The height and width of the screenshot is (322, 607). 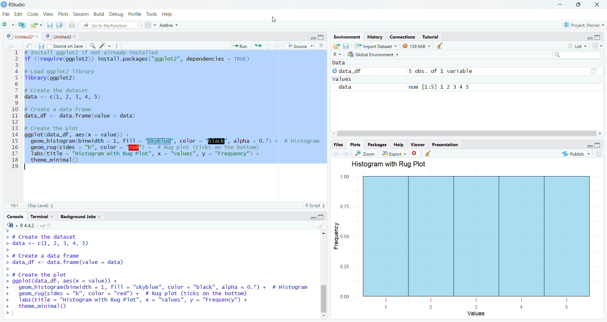 What do you see at coordinates (168, 13) in the screenshot?
I see `Help` at bounding box center [168, 13].